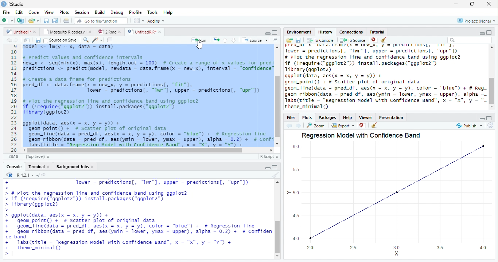 Image resolution: width=498 pixels, height=262 pixels. I want to click on Search, so click(471, 40).